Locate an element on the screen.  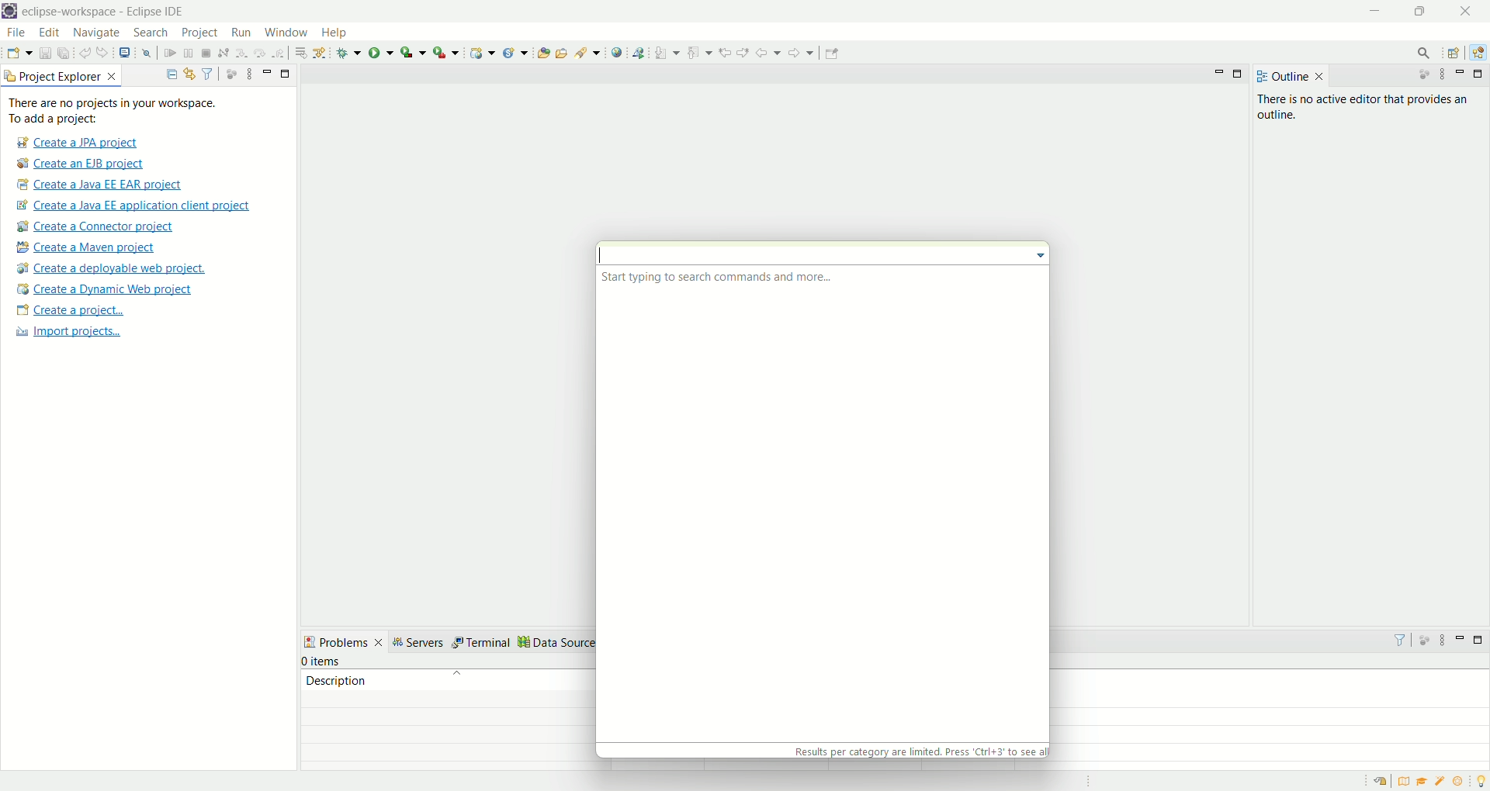
create a JPA project is located at coordinates (78, 143).